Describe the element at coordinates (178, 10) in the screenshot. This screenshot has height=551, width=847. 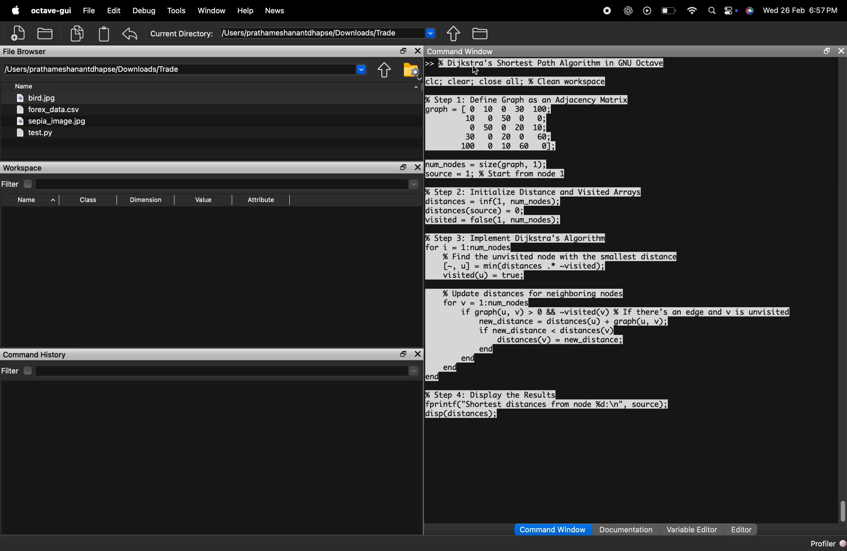
I see `tools` at that location.